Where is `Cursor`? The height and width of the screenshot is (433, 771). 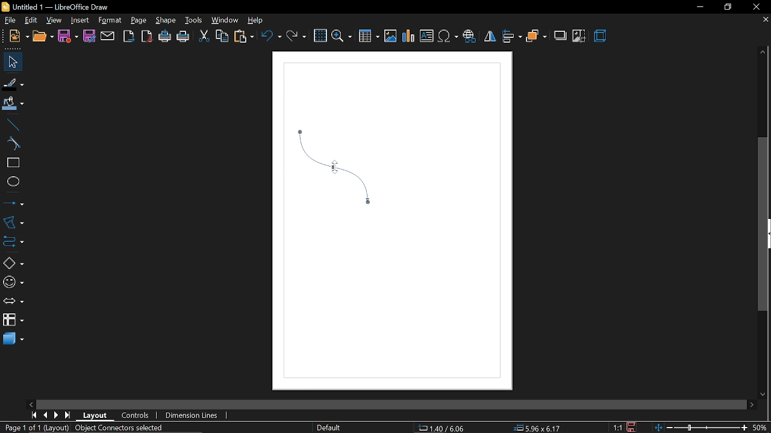 Cursor is located at coordinates (332, 167).